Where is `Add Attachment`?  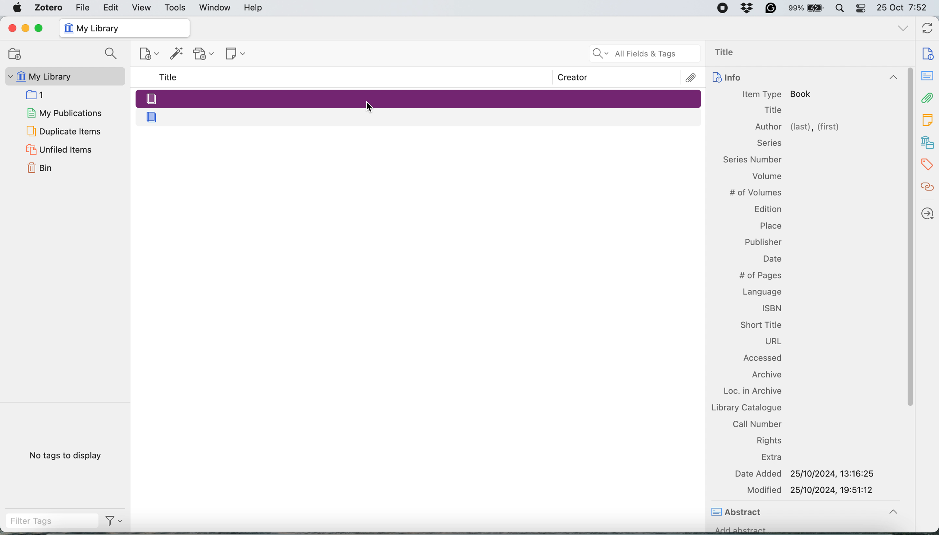
Add Attachment is located at coordinates (204, 54).